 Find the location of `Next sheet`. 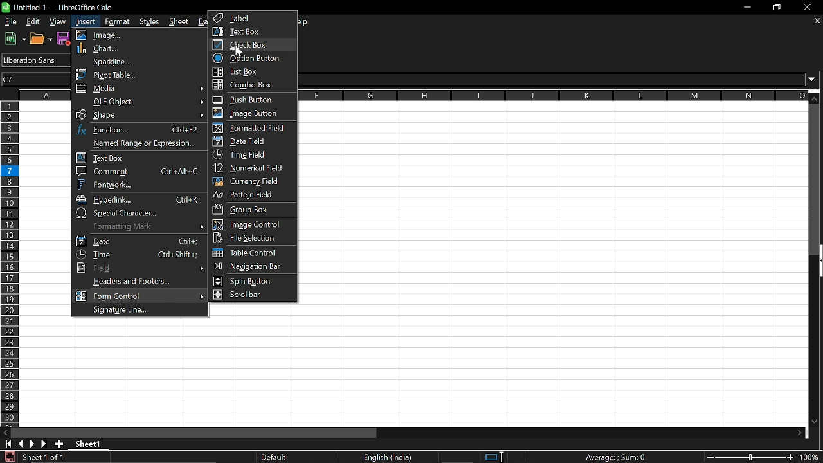

Next sheet is located at coordinates (32, 444).